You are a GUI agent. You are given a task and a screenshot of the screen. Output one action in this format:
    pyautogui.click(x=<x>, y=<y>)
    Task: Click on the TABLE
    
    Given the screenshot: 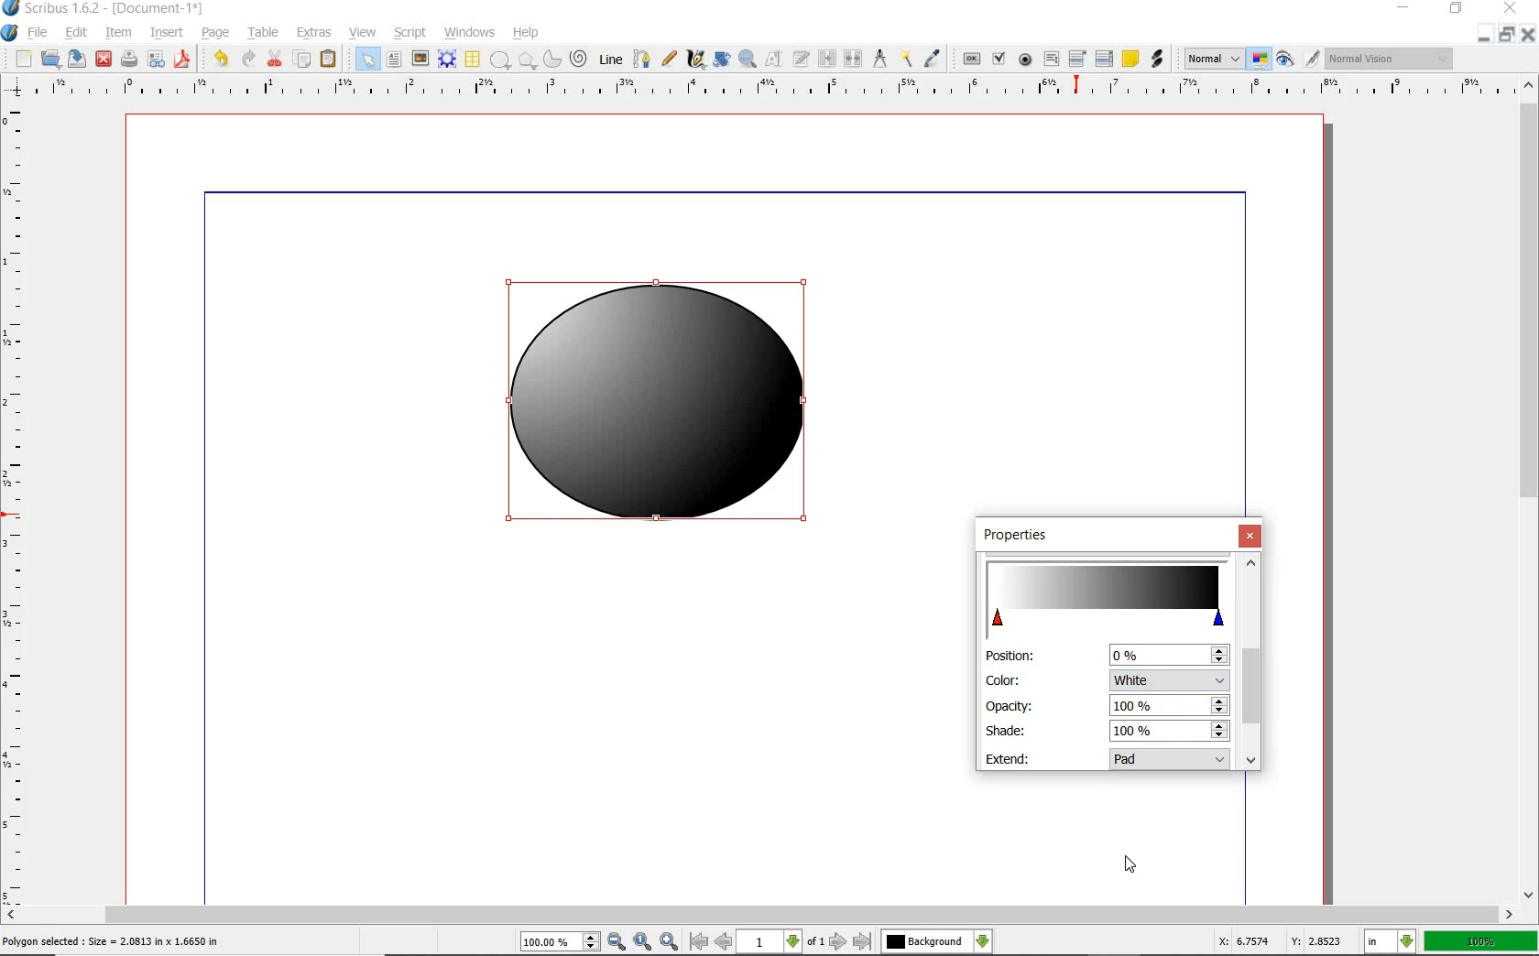 What is the action you would take?
    pyautogui.click(x=472, y=60)
    